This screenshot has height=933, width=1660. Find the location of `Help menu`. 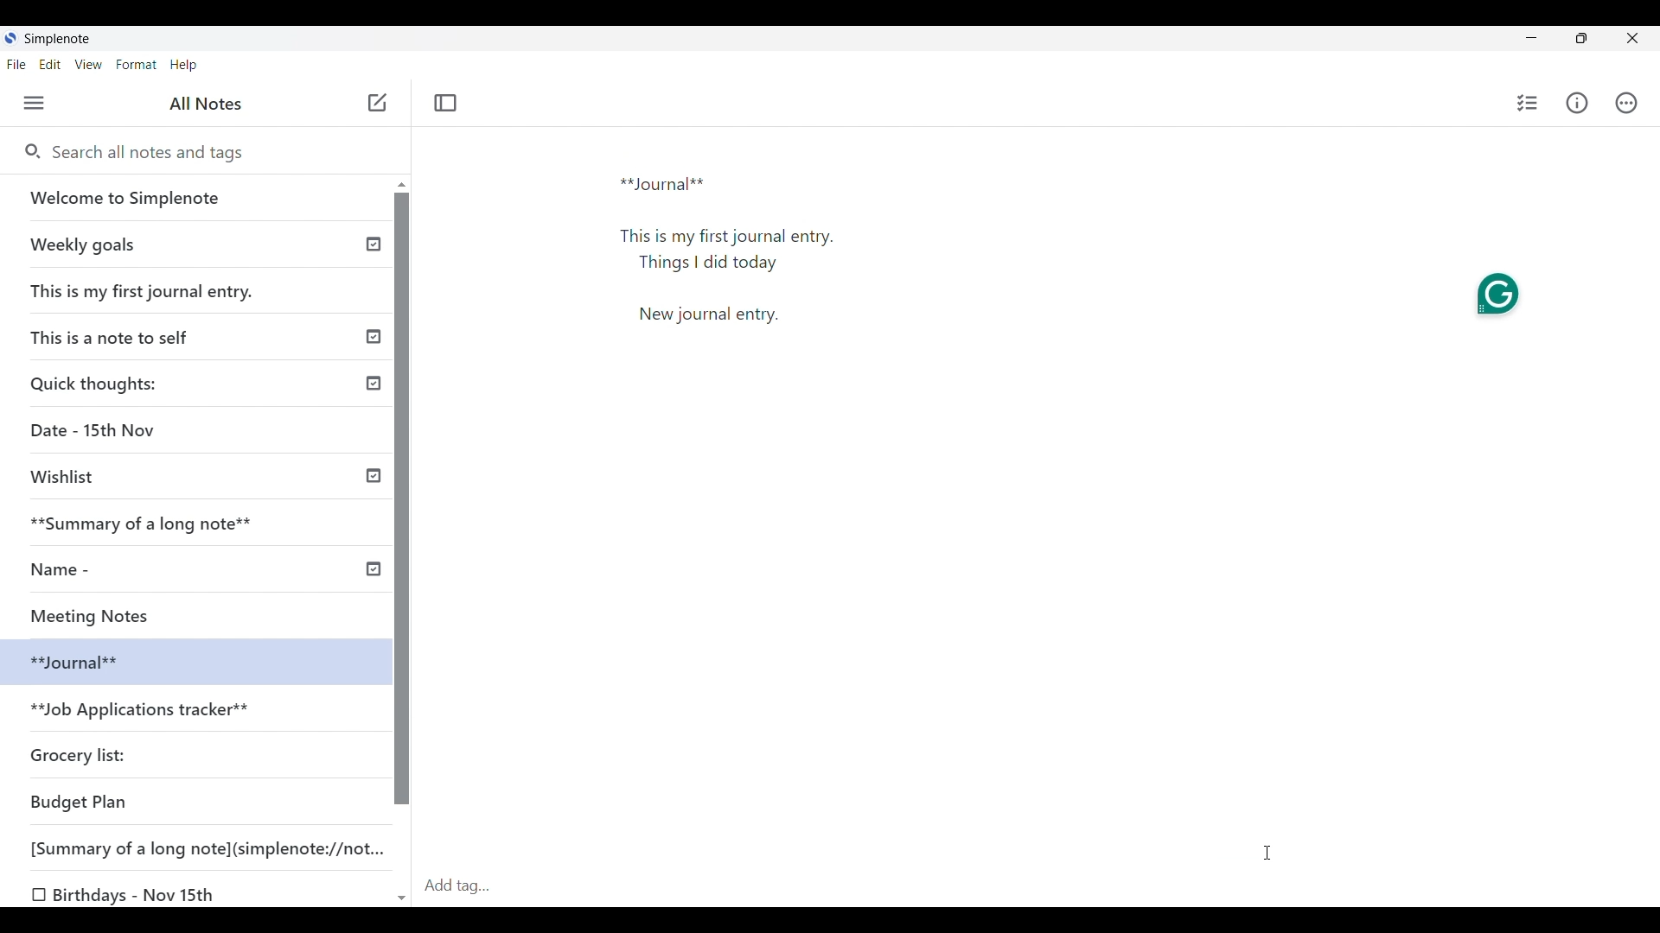

Help menu is located at coordinates (184, 66).